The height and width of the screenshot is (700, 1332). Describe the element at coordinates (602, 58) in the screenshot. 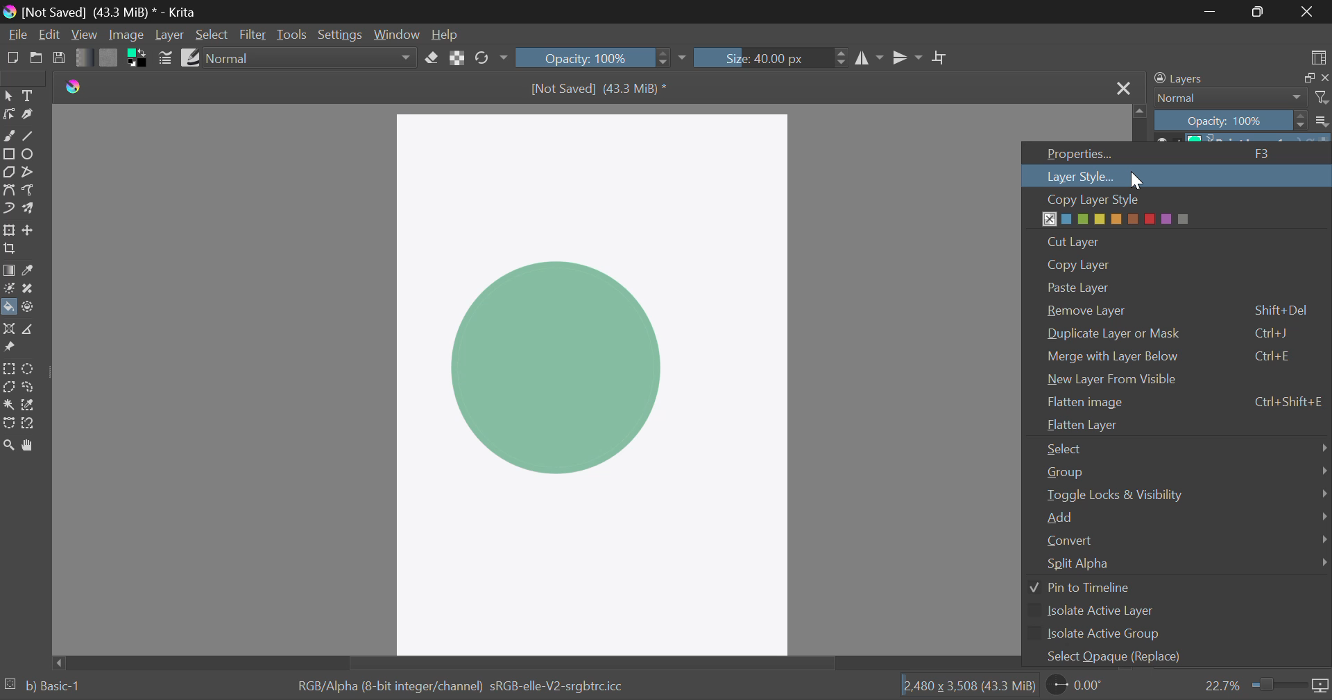

I see `Opacity` at that location.